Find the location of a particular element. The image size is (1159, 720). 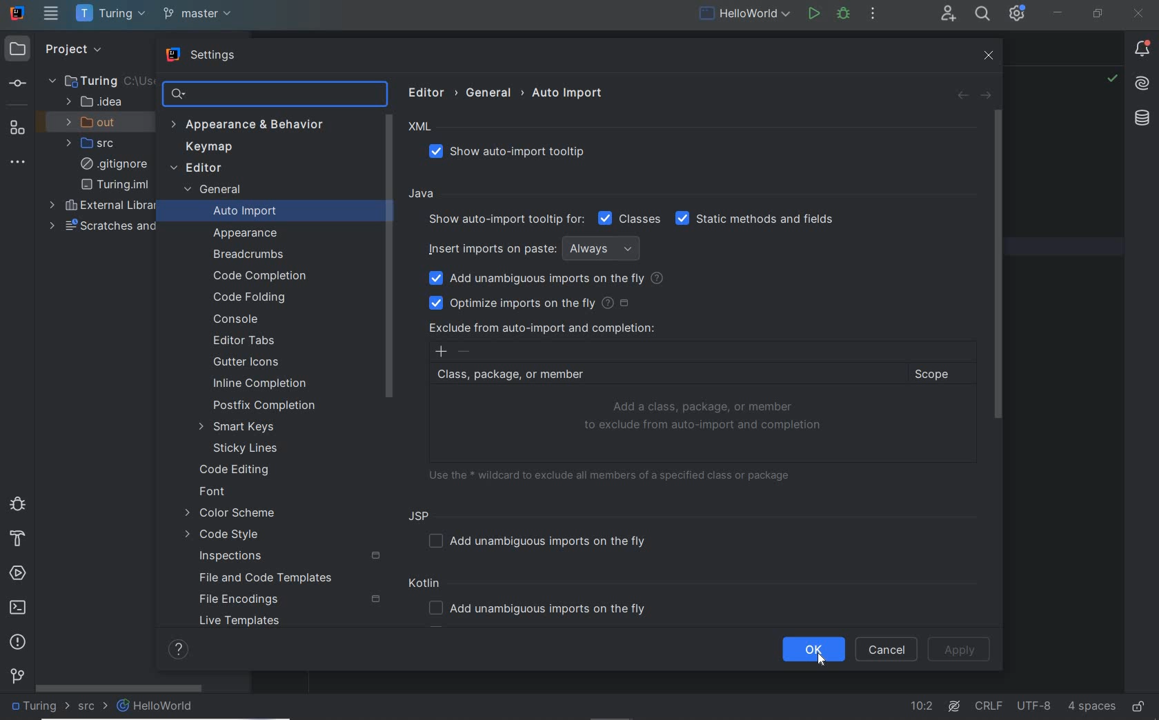

ADD UNAMBIGUOUS IMPORTS ON THE FLY (checked) is located at coordinates (548, 279).